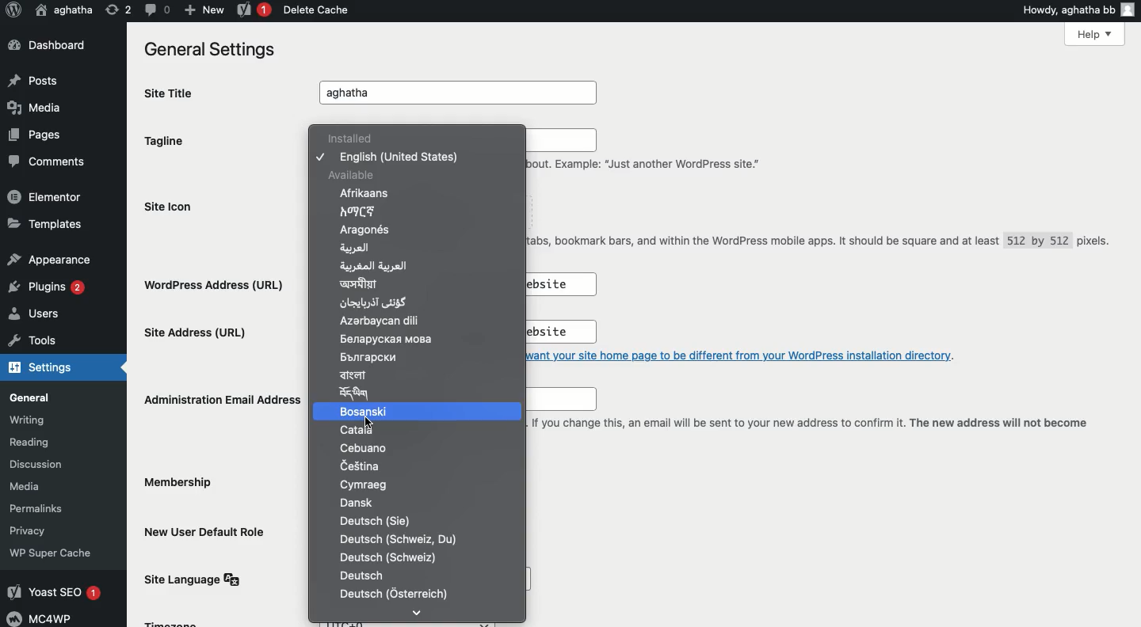 This screenshot has height=627, width=1141. Describe the element at coordinates (551, 332) in the screenshot. I see `http://localhost:8888/aghathawebsite` at that location.